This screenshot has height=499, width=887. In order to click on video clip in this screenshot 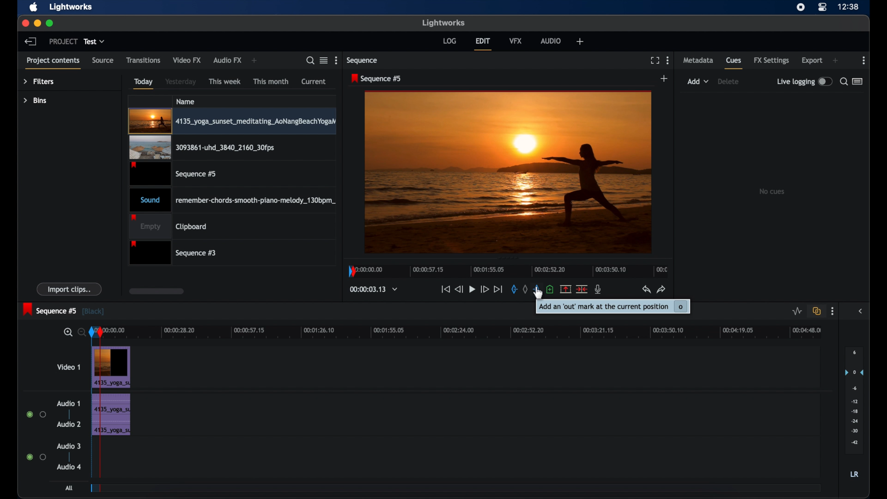, I will do `click(172, 174)`.